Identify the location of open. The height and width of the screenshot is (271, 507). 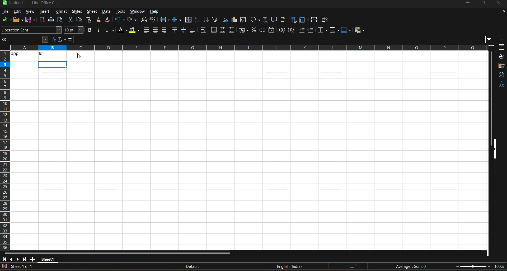
(19, 20).